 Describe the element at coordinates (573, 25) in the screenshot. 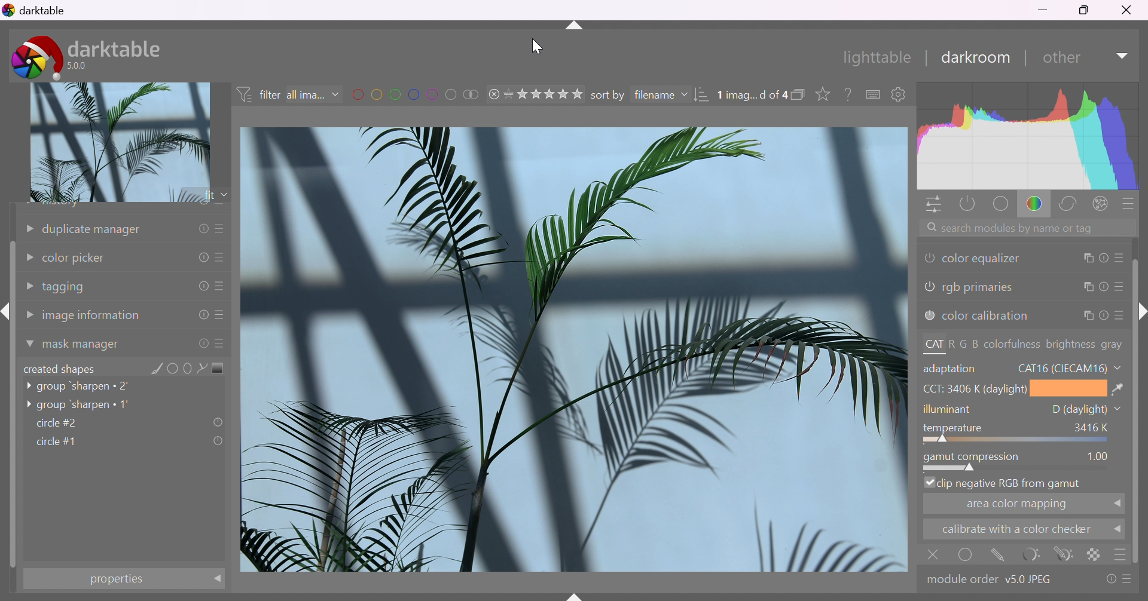

I see `more` at that location.